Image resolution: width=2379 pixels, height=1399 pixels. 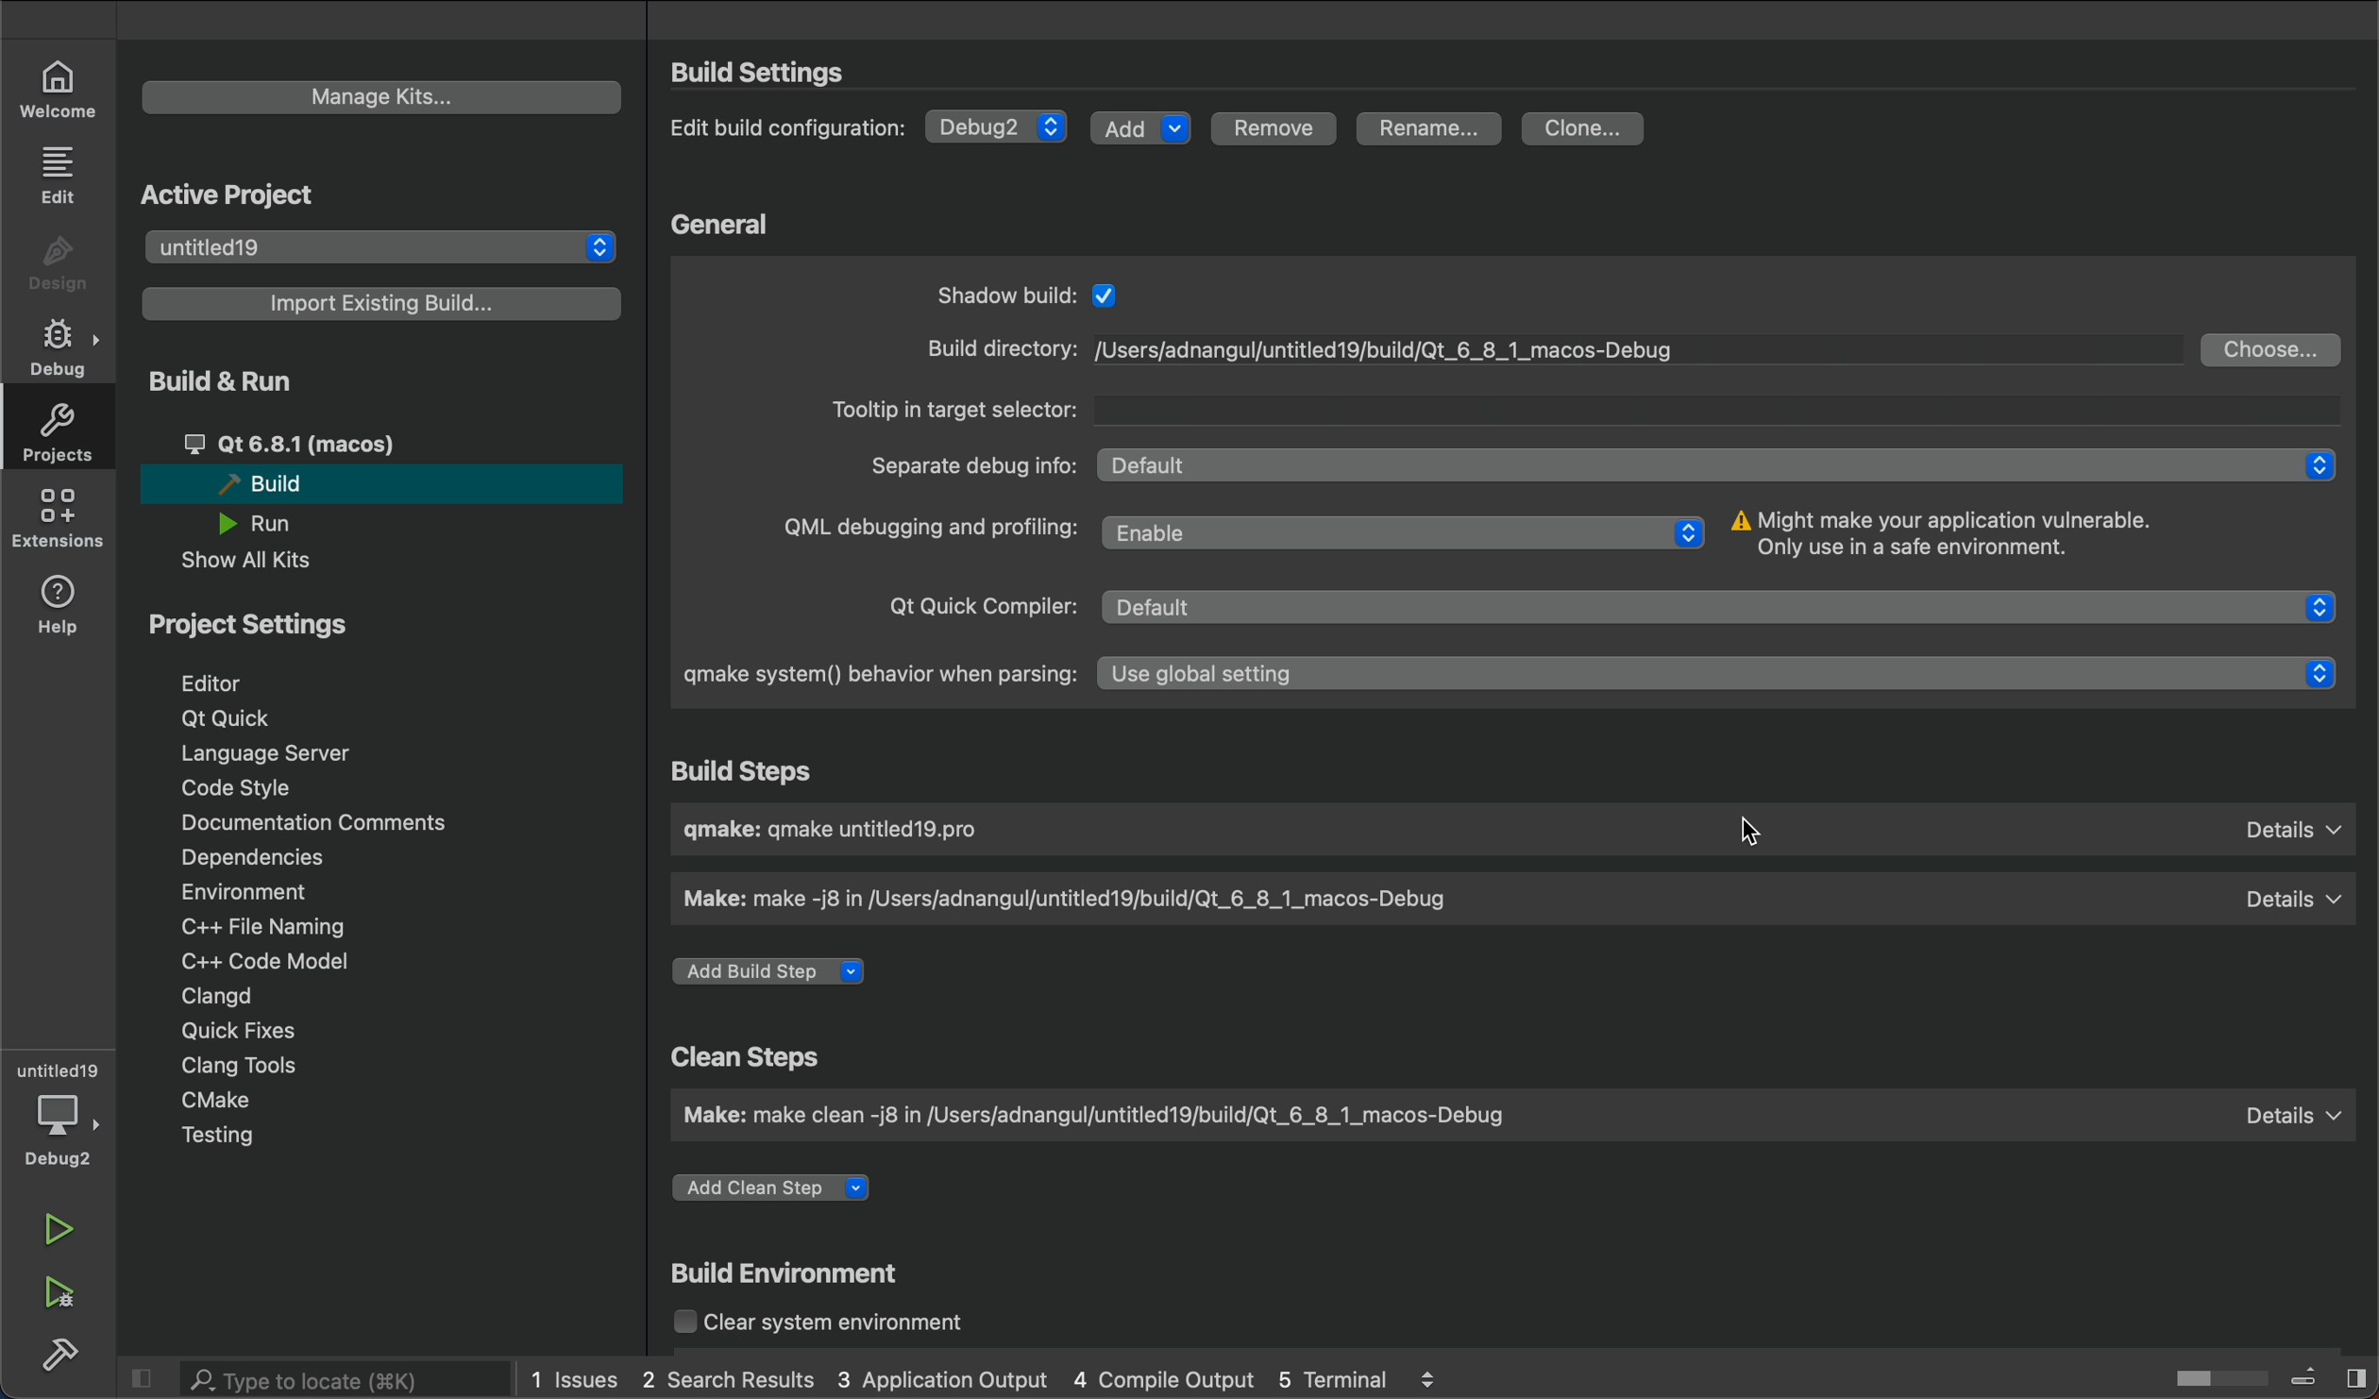 I want to click on defaulty, so click(x=2290, y=835).